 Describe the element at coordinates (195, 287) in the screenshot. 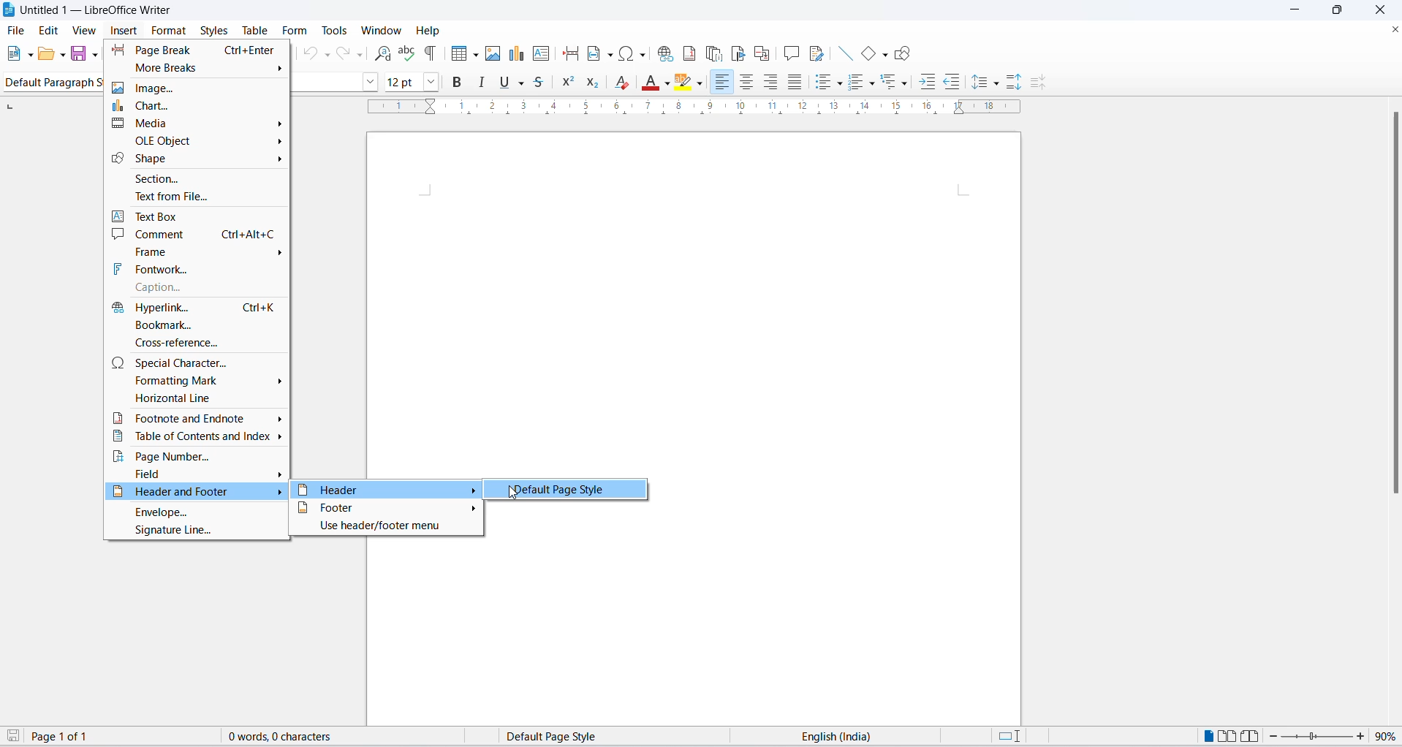

I see `caption` at that location.